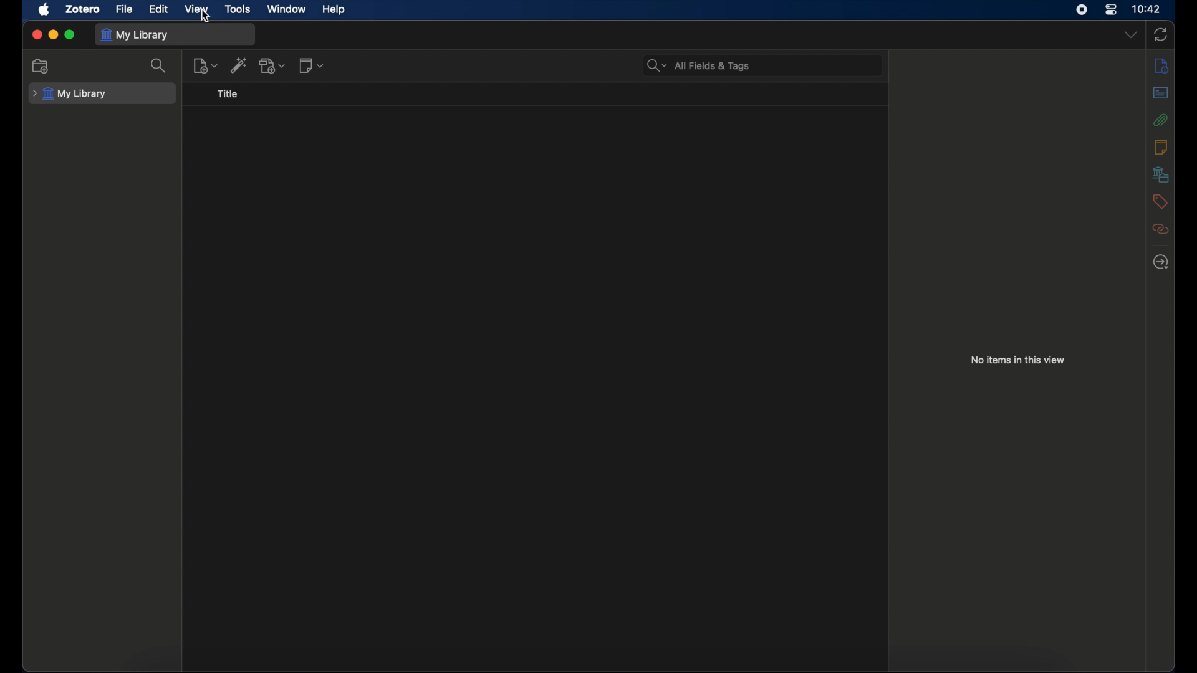 This screenshot has width=1197, height=673. Describe the element at coordinates (37, 34) in the screenshot. I see `close` at that location.